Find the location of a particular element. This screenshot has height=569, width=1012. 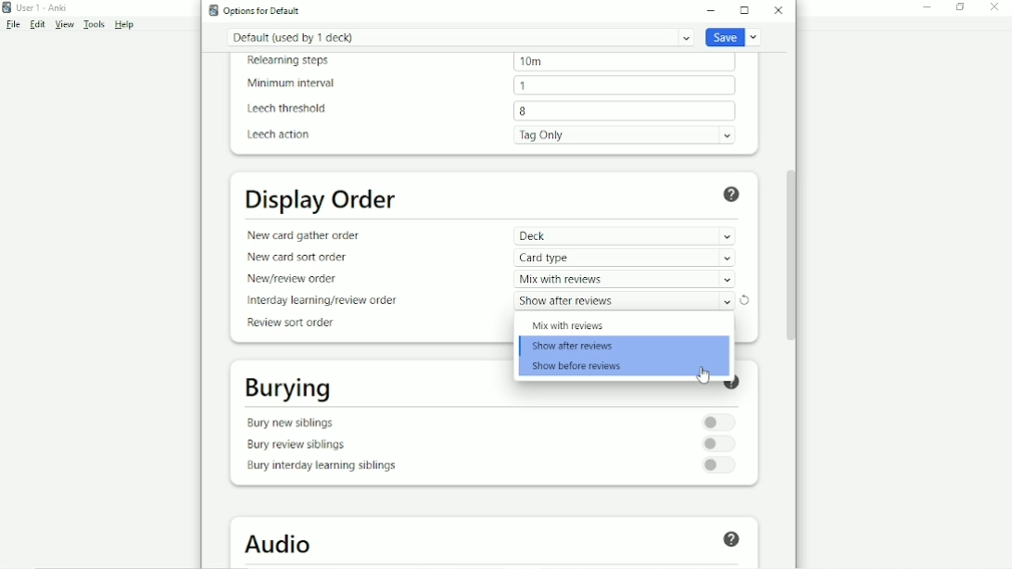

Vertical scrollbar is located at coordinates (789, 254).